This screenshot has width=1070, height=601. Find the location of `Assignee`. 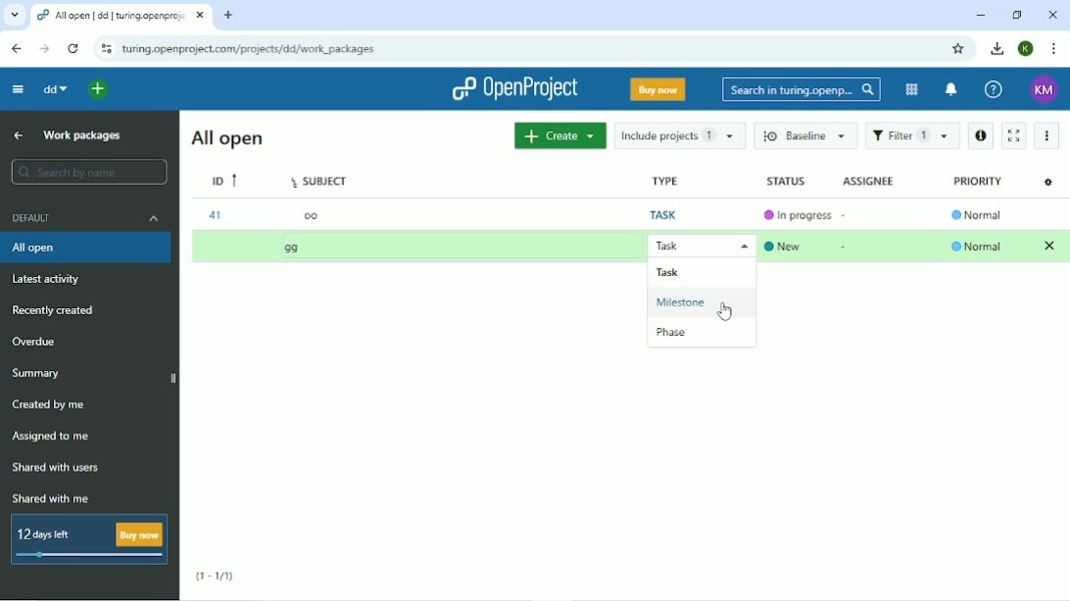

Assignee is located at coordinates (869, 179).